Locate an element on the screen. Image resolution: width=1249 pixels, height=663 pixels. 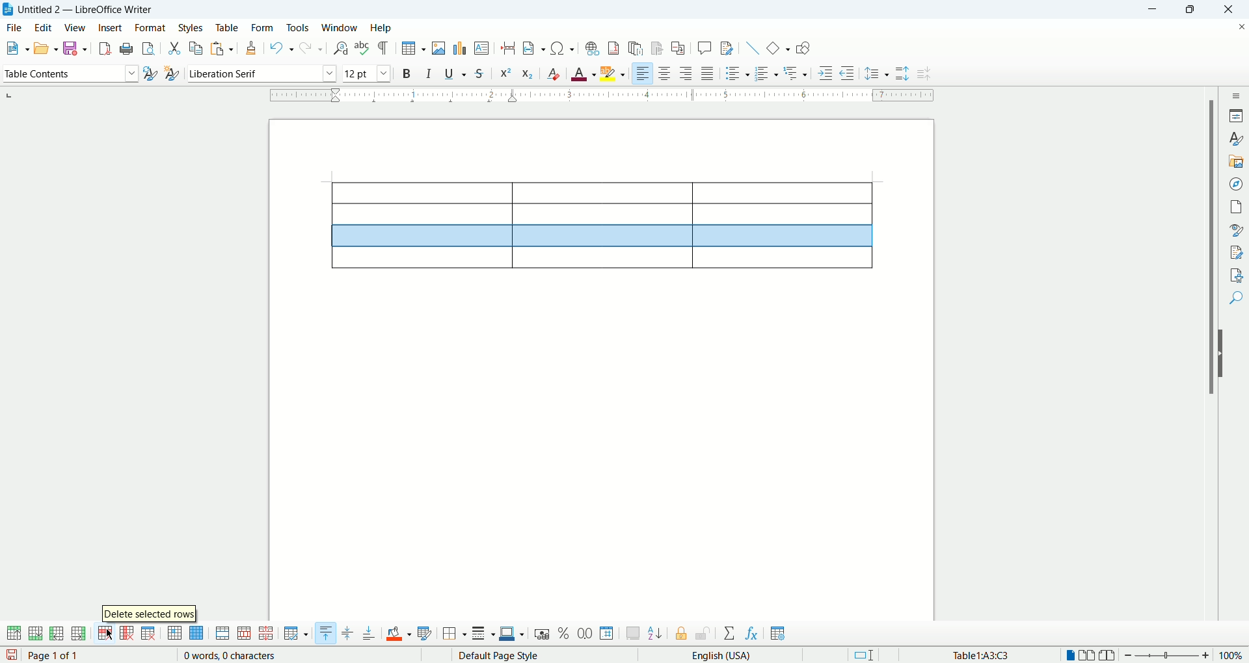
add rows below is located at coordinates (34, 633).